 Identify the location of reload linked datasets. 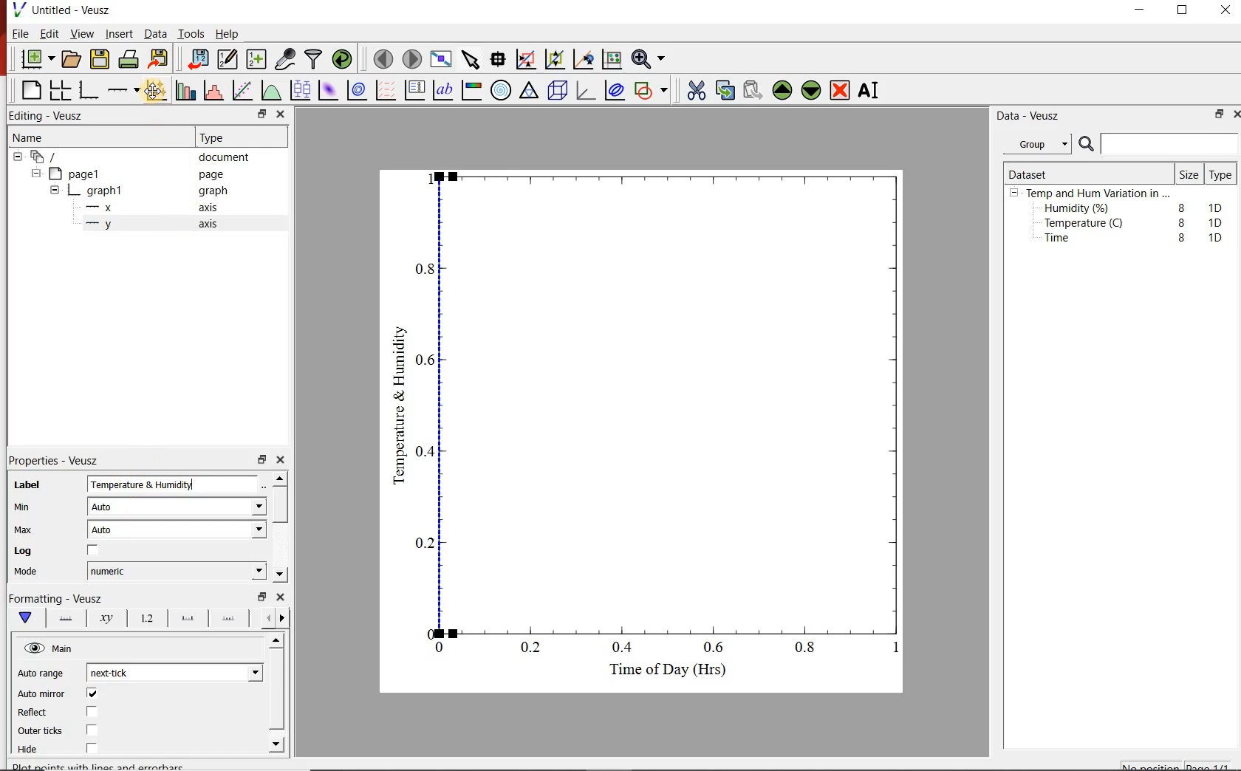
(342, 60).